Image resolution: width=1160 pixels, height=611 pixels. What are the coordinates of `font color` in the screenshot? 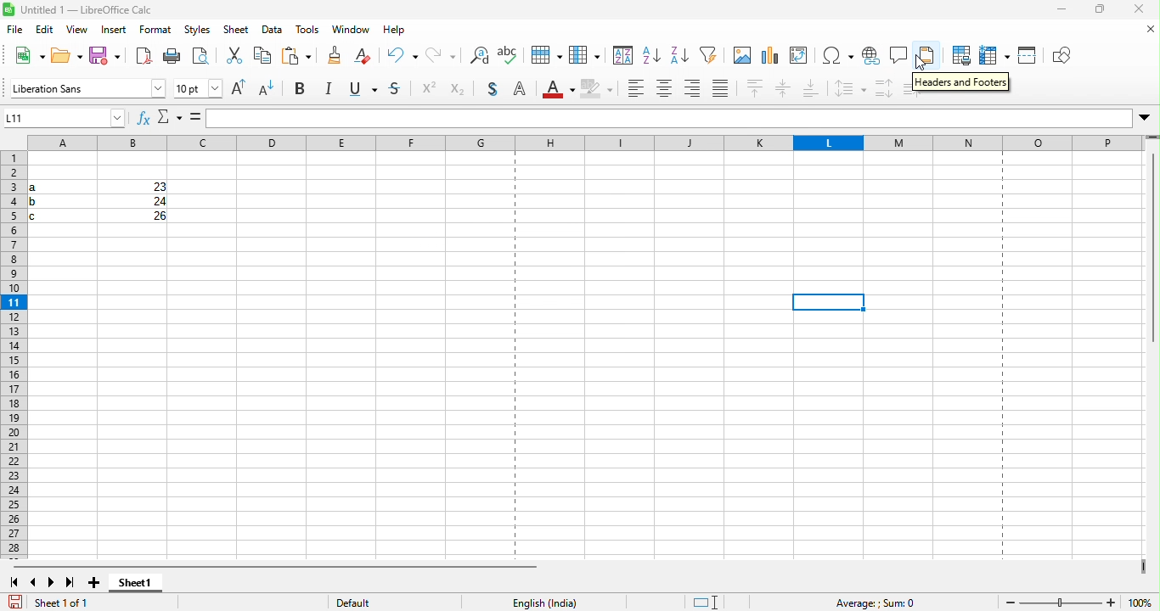 It's located at (560, 90).